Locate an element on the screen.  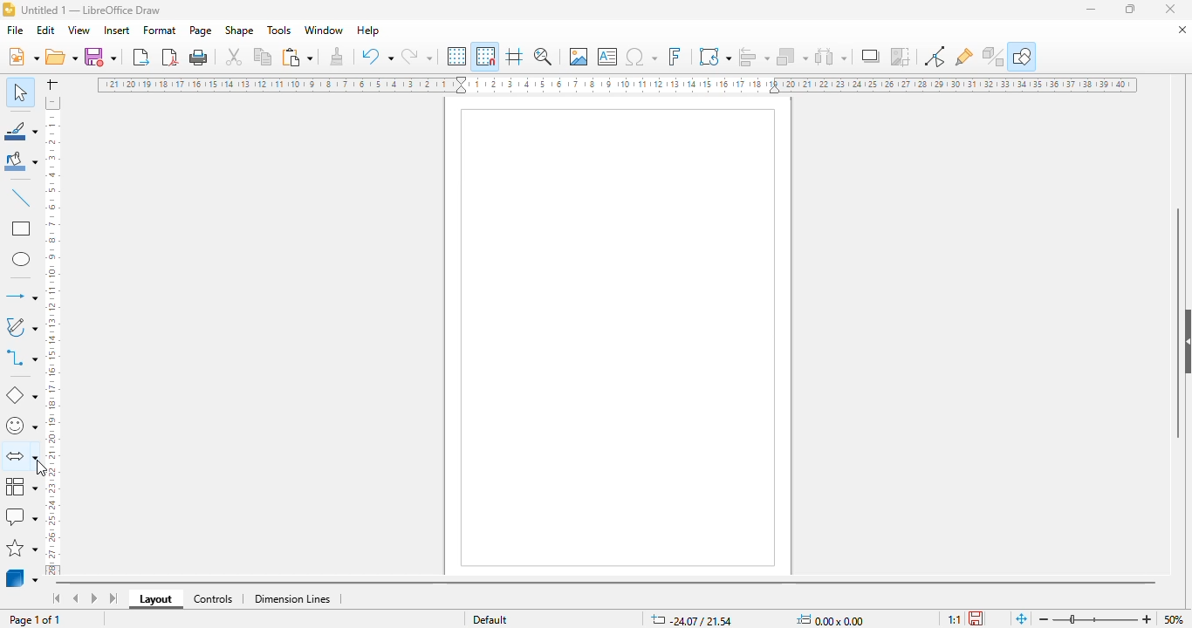
help is located at coordinates (369, 31).